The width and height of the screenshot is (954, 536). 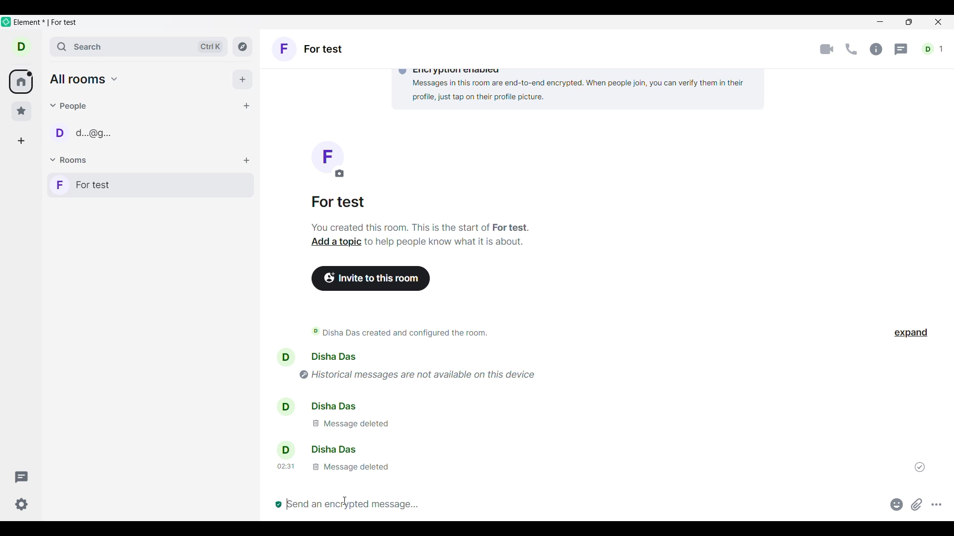 What do you see at coordinates (332, 243) in the screenshot?
I see `add a topic` at bounding box center [332, 243].